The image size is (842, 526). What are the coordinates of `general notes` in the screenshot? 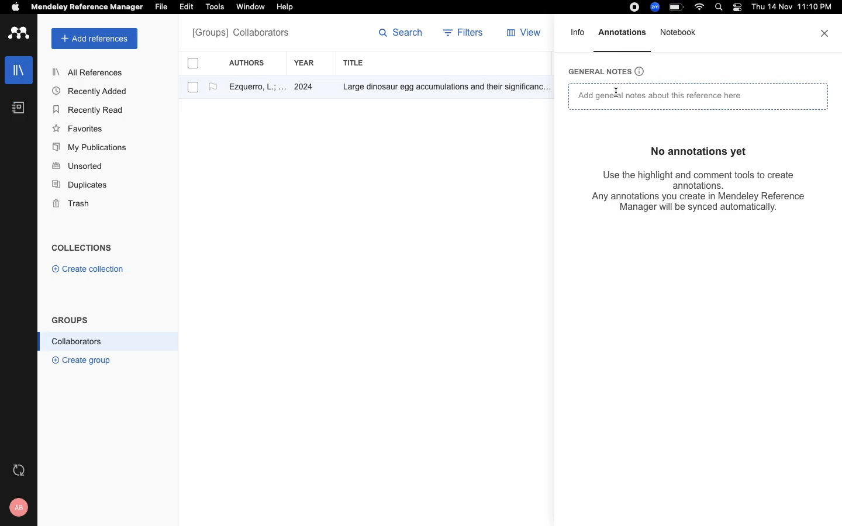 It's located at (612, 70).